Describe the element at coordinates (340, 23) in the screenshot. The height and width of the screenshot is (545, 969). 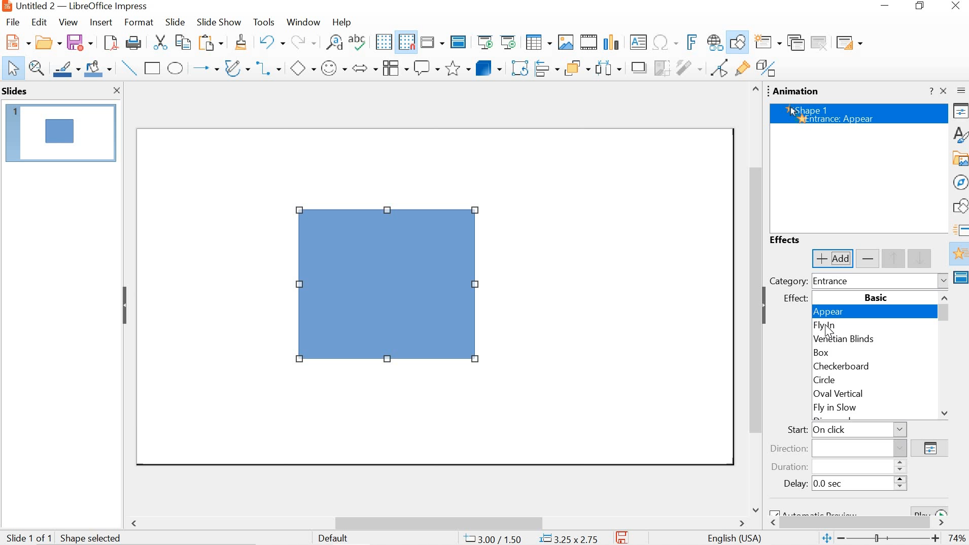
I see `help` at that location.